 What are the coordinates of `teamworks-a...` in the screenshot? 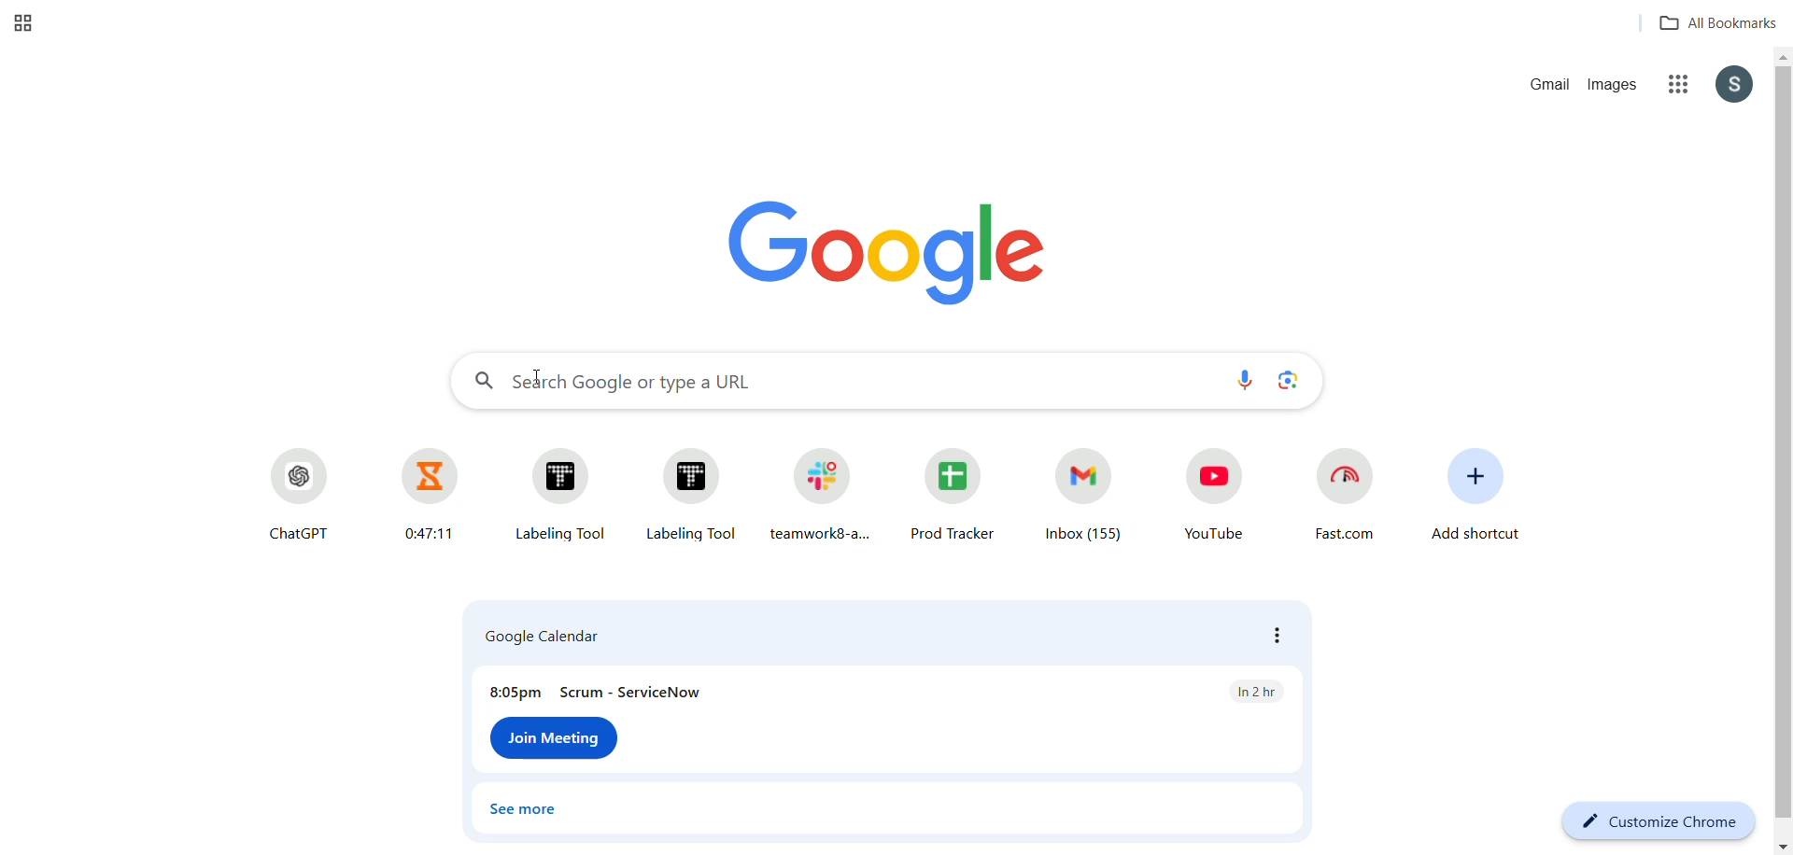 It's located at (820, 494).